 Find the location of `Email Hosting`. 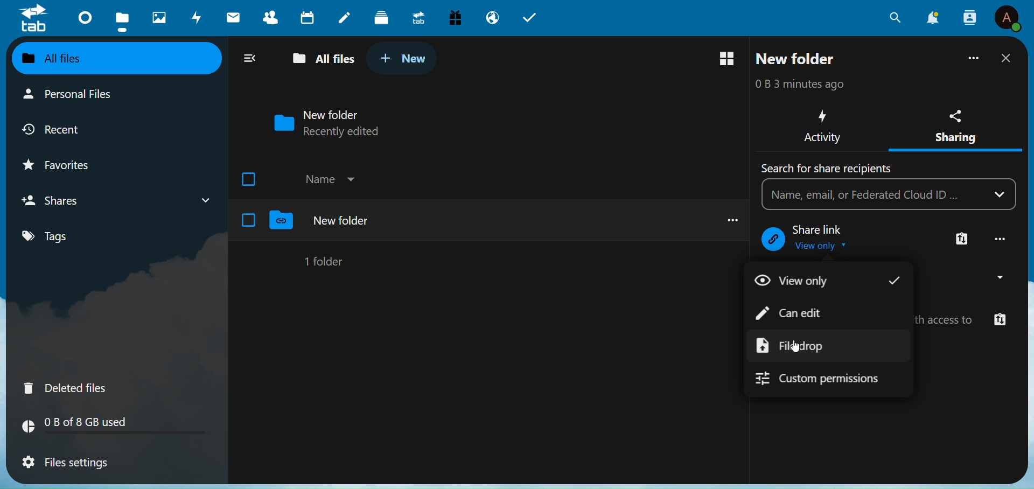

Email Hosting is located at coordinates (492, 18).